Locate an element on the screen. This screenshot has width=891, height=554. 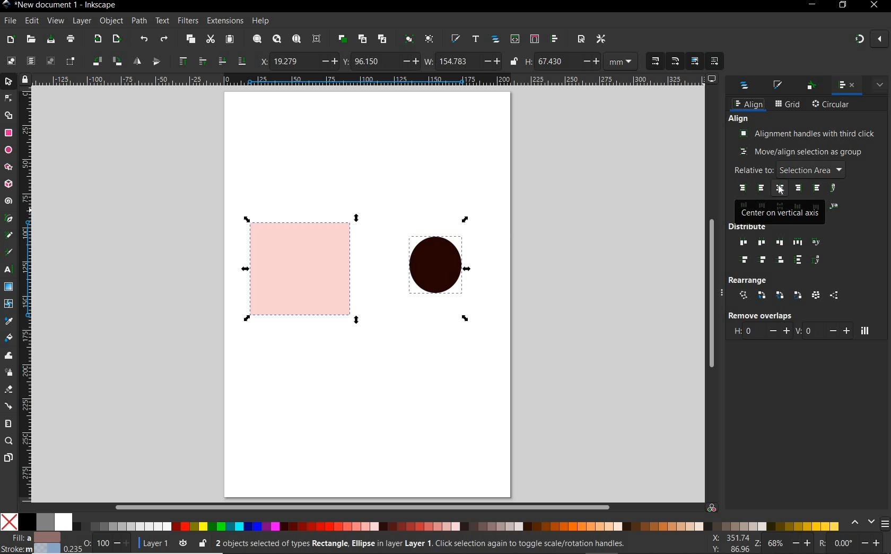
object is located at coordinates (111, 20).